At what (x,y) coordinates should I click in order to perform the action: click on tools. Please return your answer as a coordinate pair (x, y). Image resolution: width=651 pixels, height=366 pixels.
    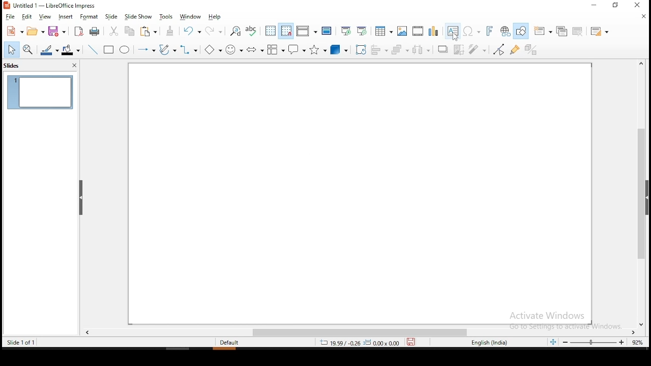
    Looking at the image, I should click on (166, 17).